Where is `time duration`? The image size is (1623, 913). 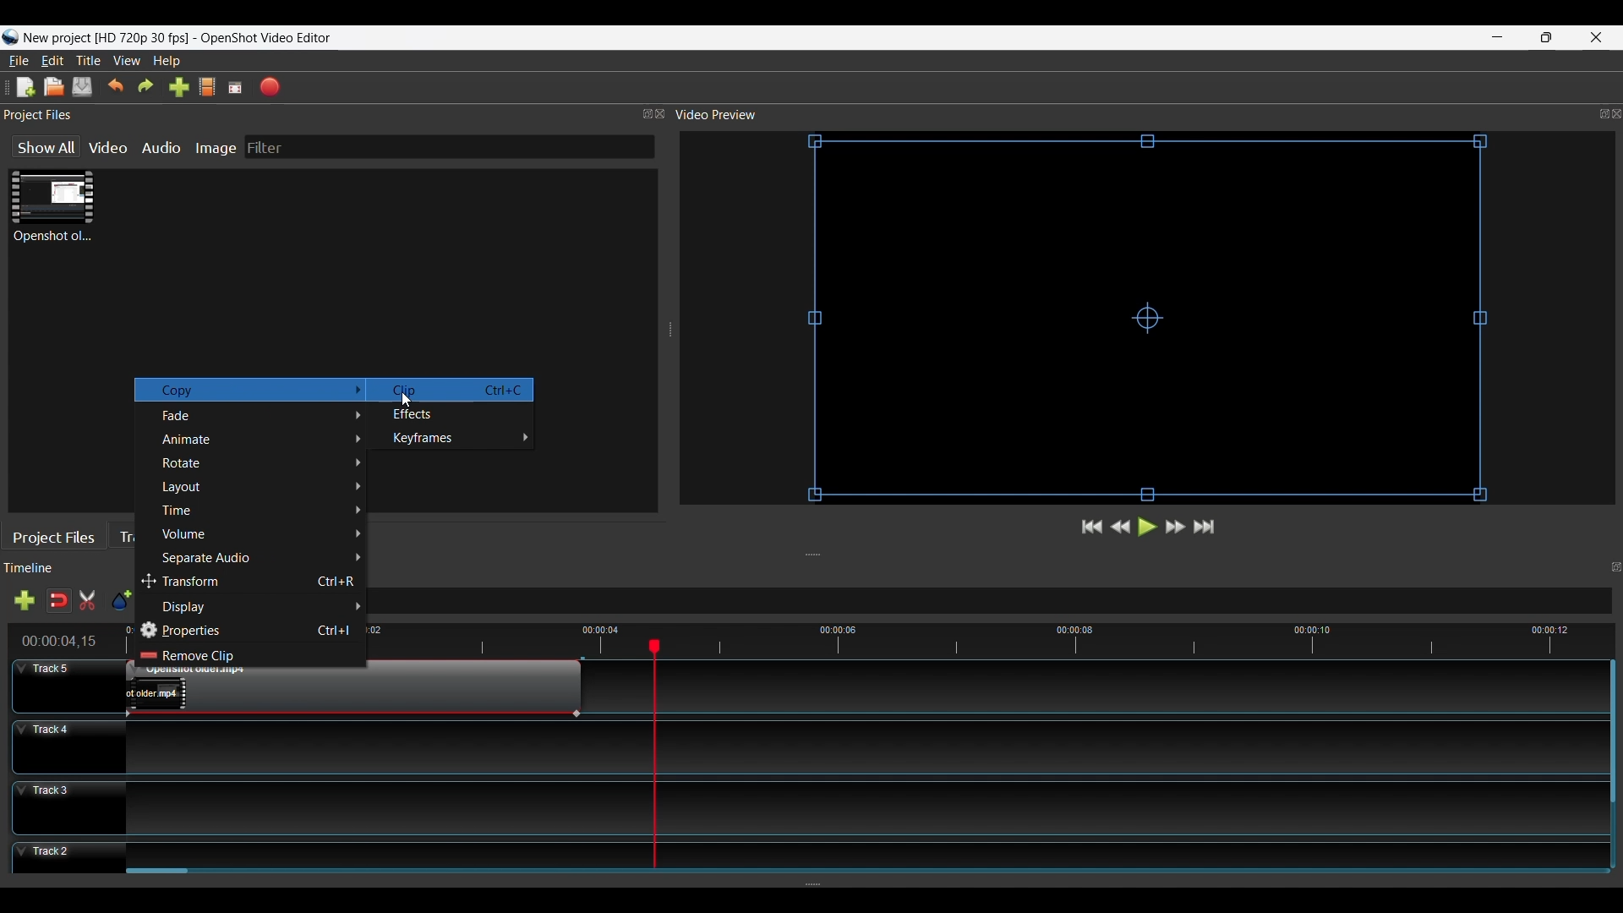
time duration is located at coordinates (61, 641).